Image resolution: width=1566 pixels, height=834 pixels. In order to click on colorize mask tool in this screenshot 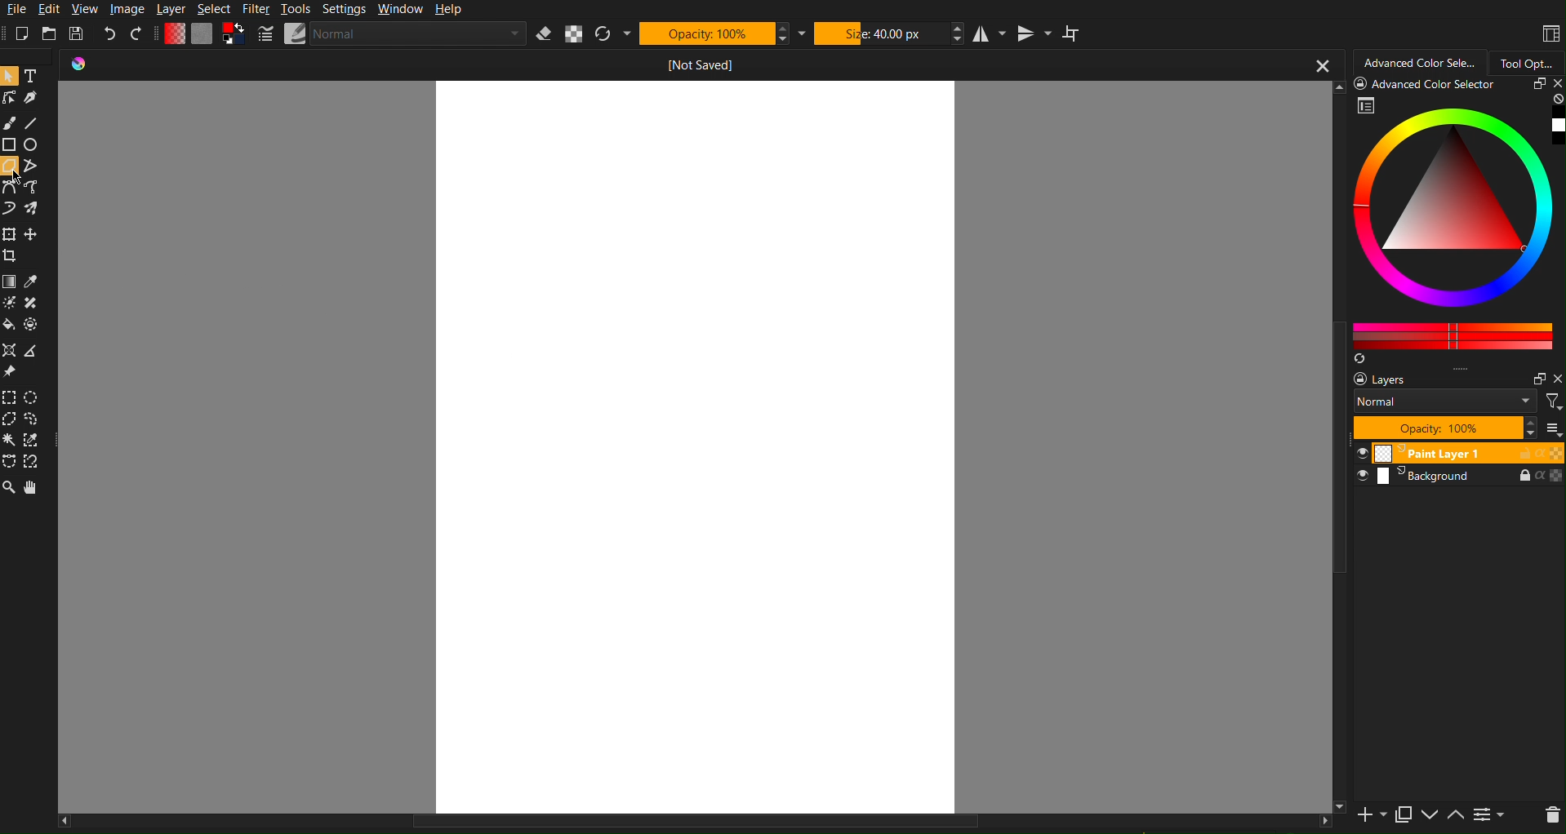, I will do `click(12, 304)`.